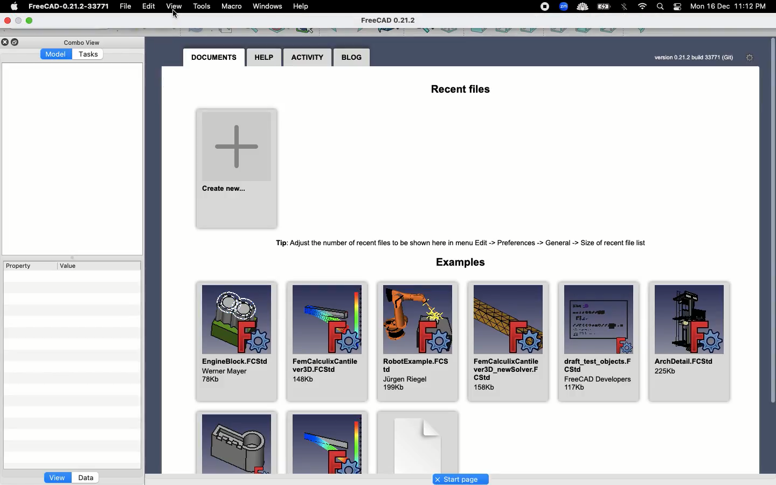 The image size is (776, 485). I want to click on Internet, so click(643, 6).